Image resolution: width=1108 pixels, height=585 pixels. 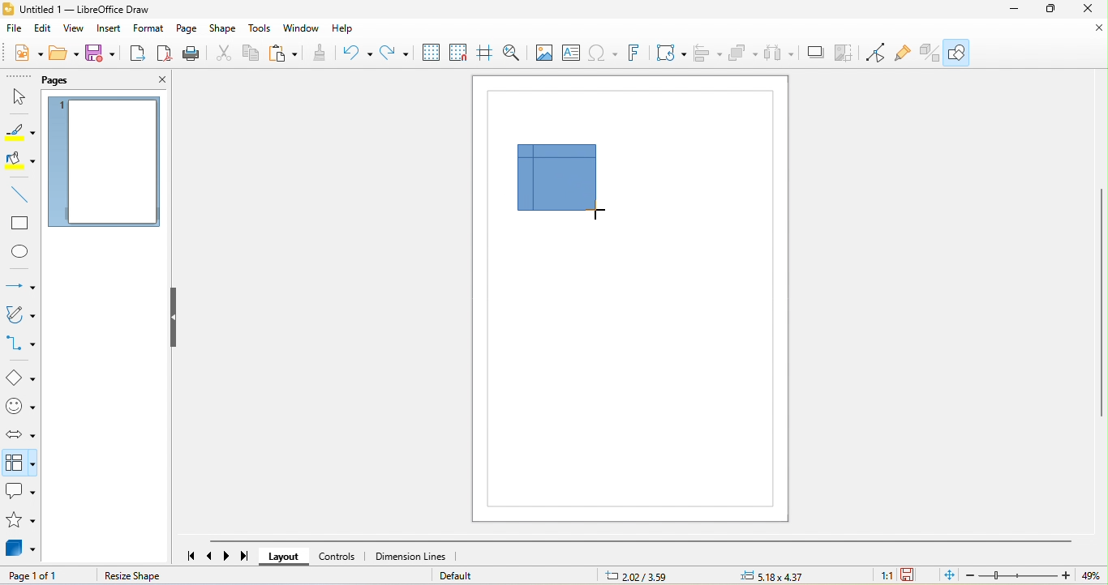 I want to click on star and banners, so click(x=22, y=522).